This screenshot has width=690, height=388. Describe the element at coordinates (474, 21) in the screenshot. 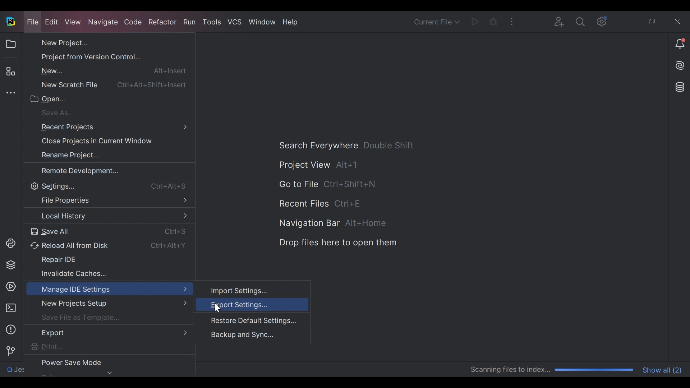

I see `Run` at that location.